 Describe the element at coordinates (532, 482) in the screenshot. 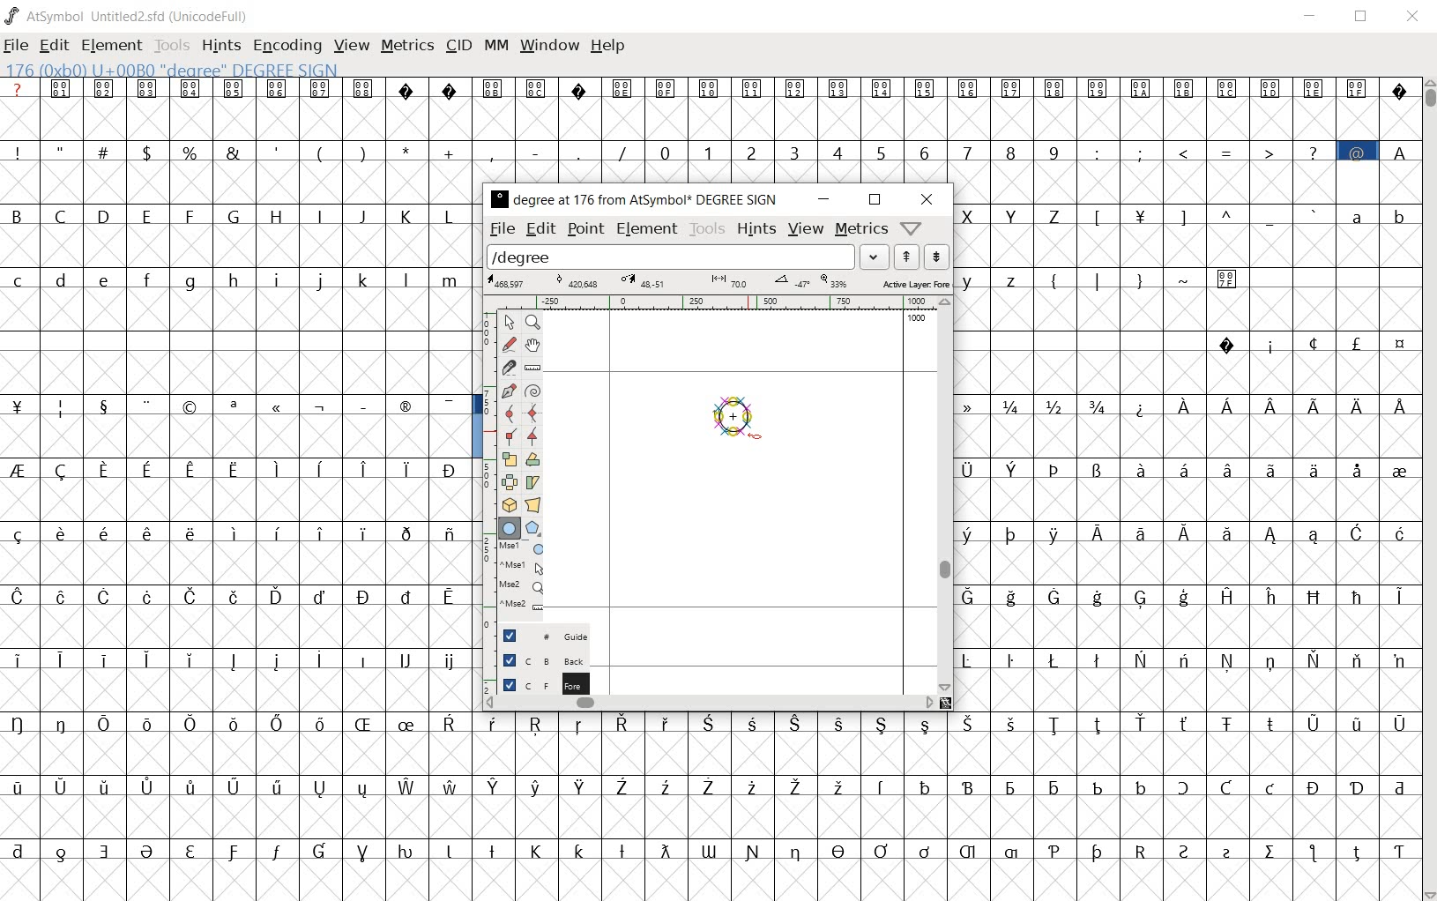

I see `skew the selection` at that location.